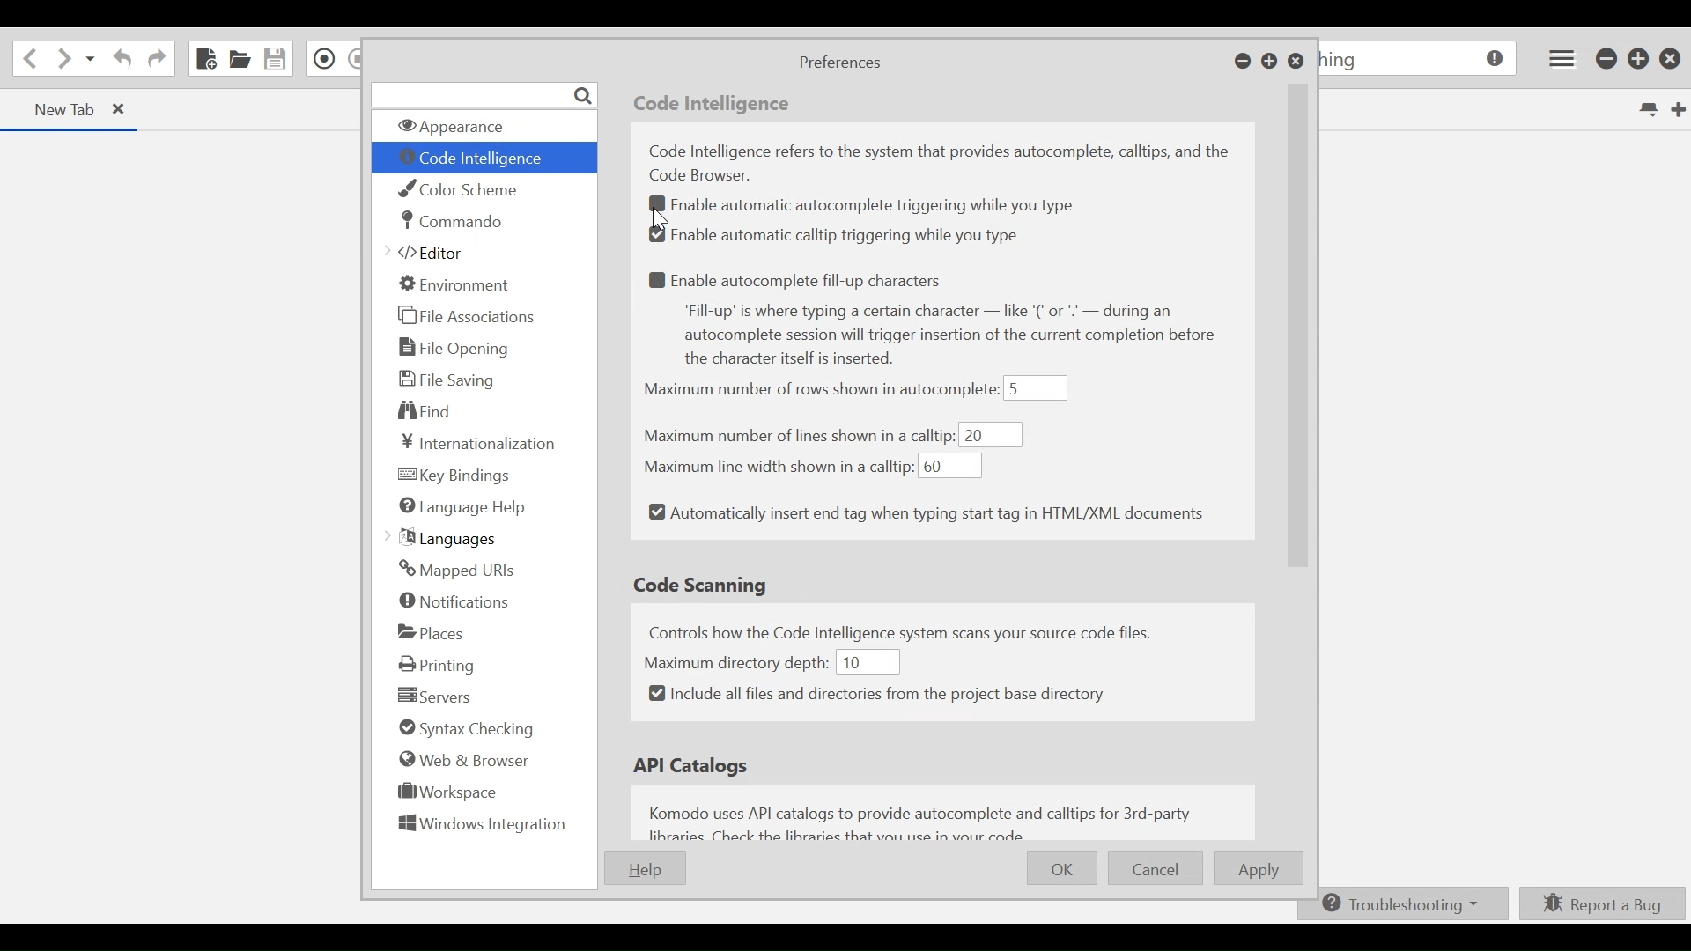 Image resolution: width=1691 pixels, height=951 pixels. I want to click on Vertical Scroll bar, so click(1299, 363).